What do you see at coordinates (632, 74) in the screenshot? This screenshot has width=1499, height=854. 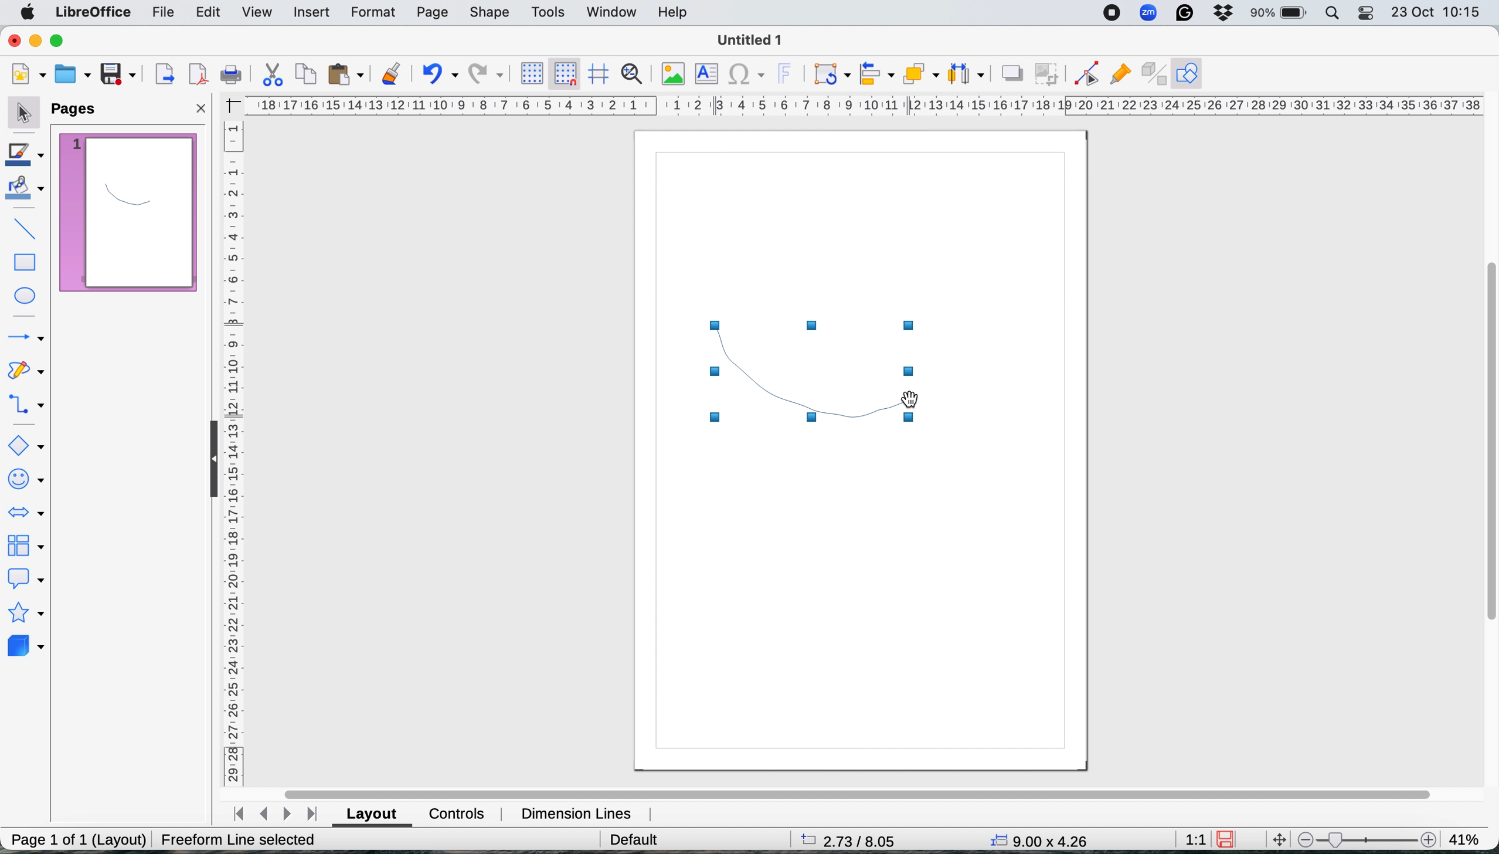 I see `zoom and pan` at bounding box center [632, 74].